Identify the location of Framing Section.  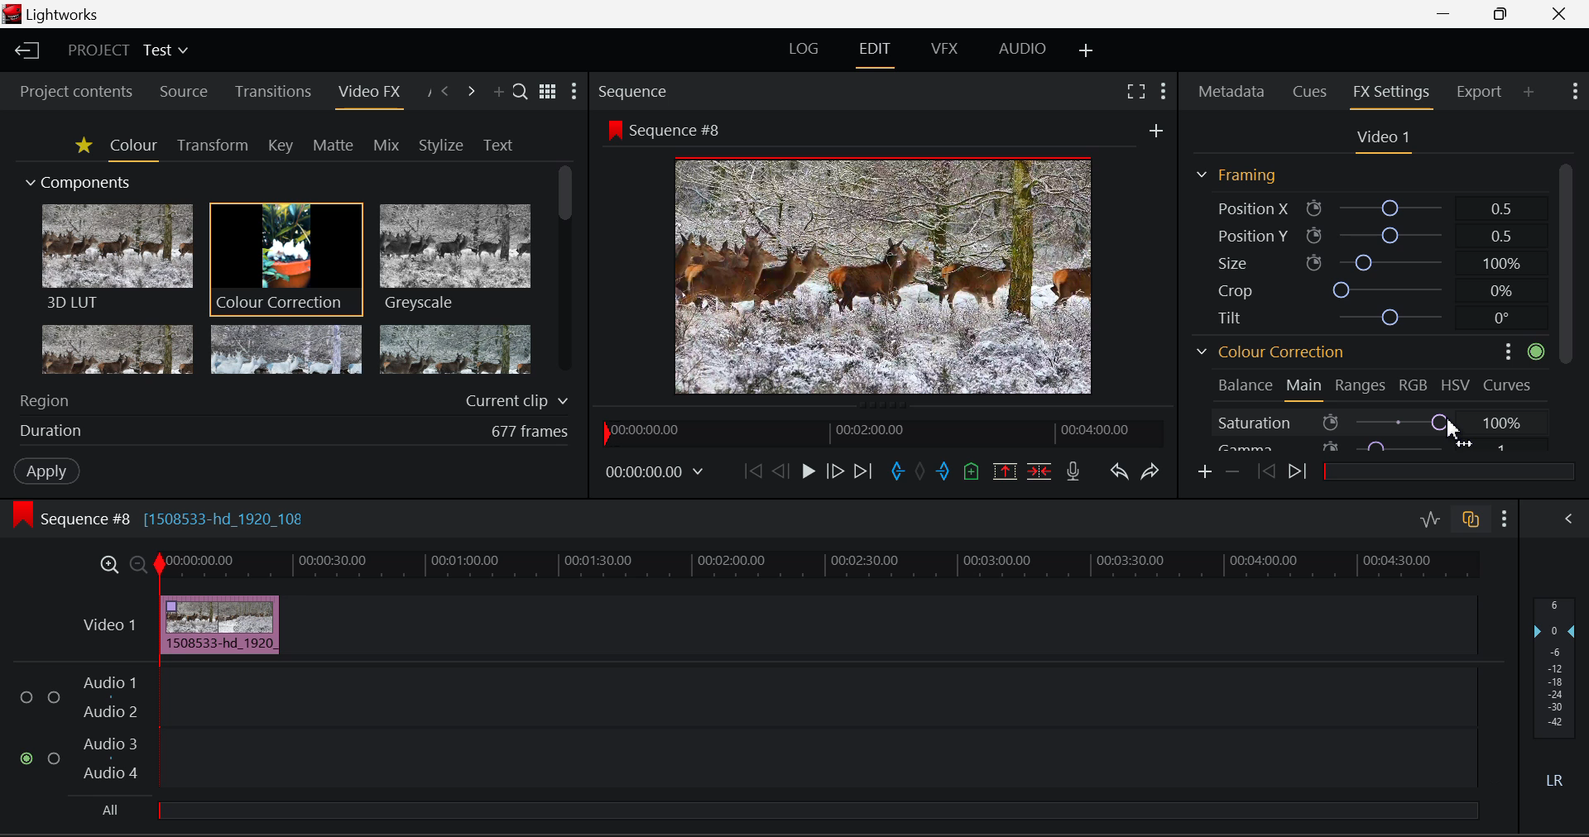
(1237, 176).